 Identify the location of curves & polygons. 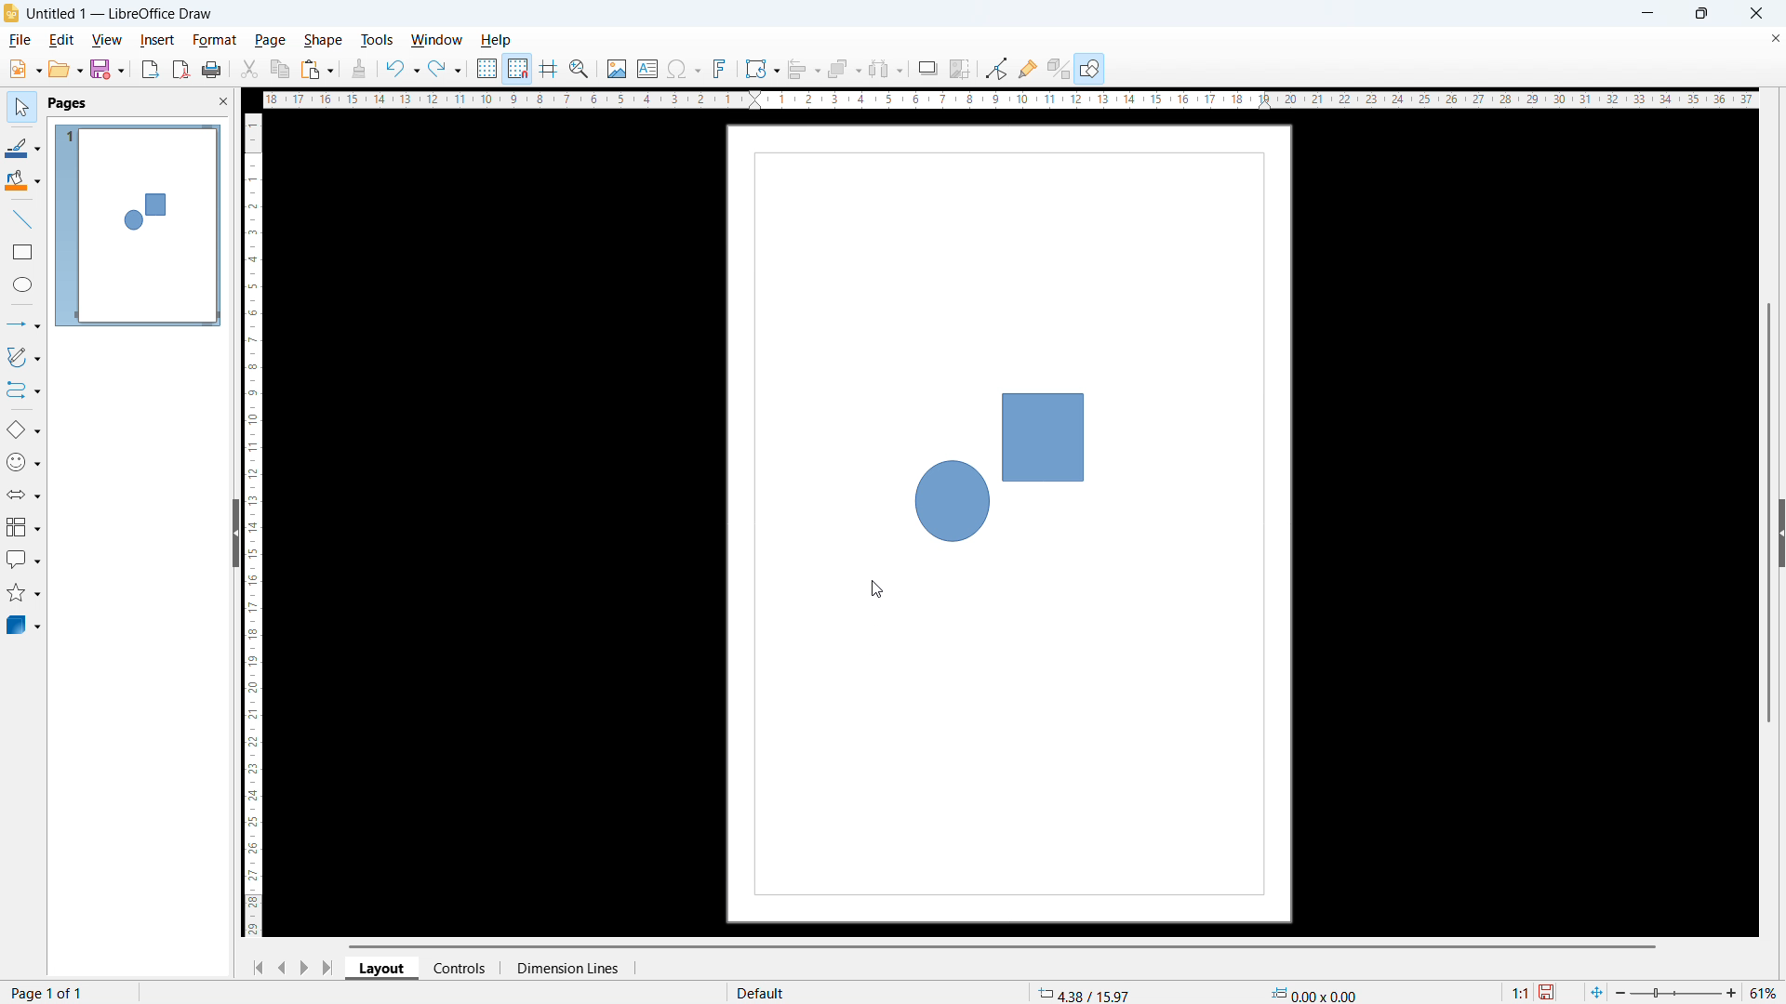
(25, 357).